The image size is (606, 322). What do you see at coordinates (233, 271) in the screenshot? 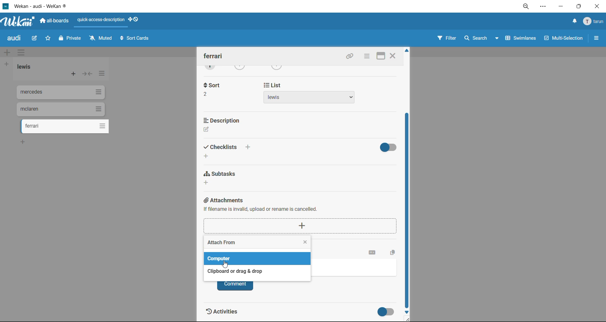
I see `clipboard or drag and drop` at bounding box center [233, 271].